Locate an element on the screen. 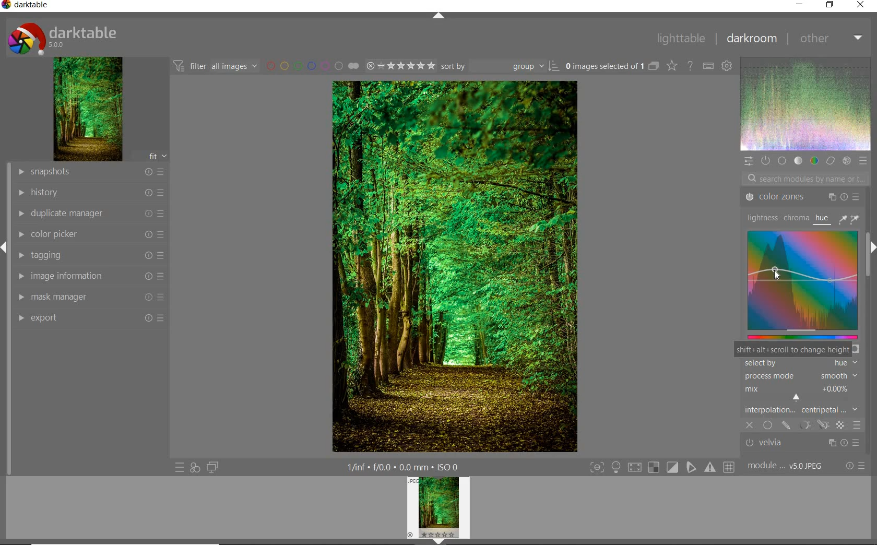 The image size is (877, 545). SNAPSHOT is located at coordinates (90, 171).